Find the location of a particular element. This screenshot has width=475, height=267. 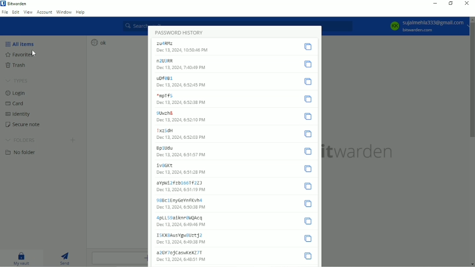

Copy password is located at coordinates (309, 220).